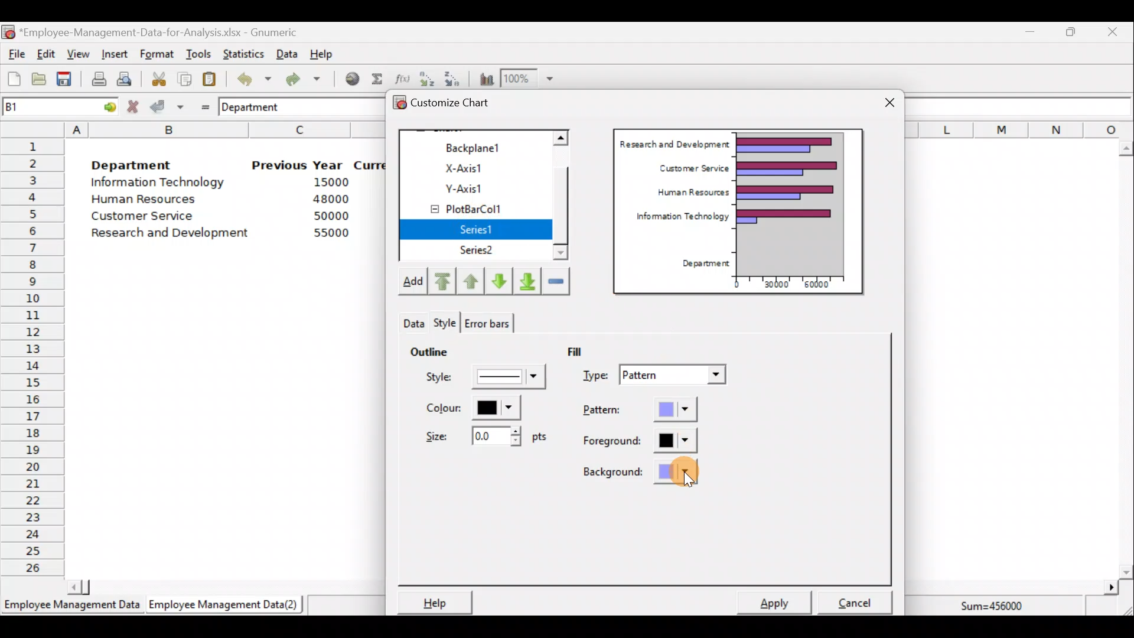 Image resolution: width=1134 pixels, height=638 pixels. I want to click on Sort in Ascending order, so click(426, 79).